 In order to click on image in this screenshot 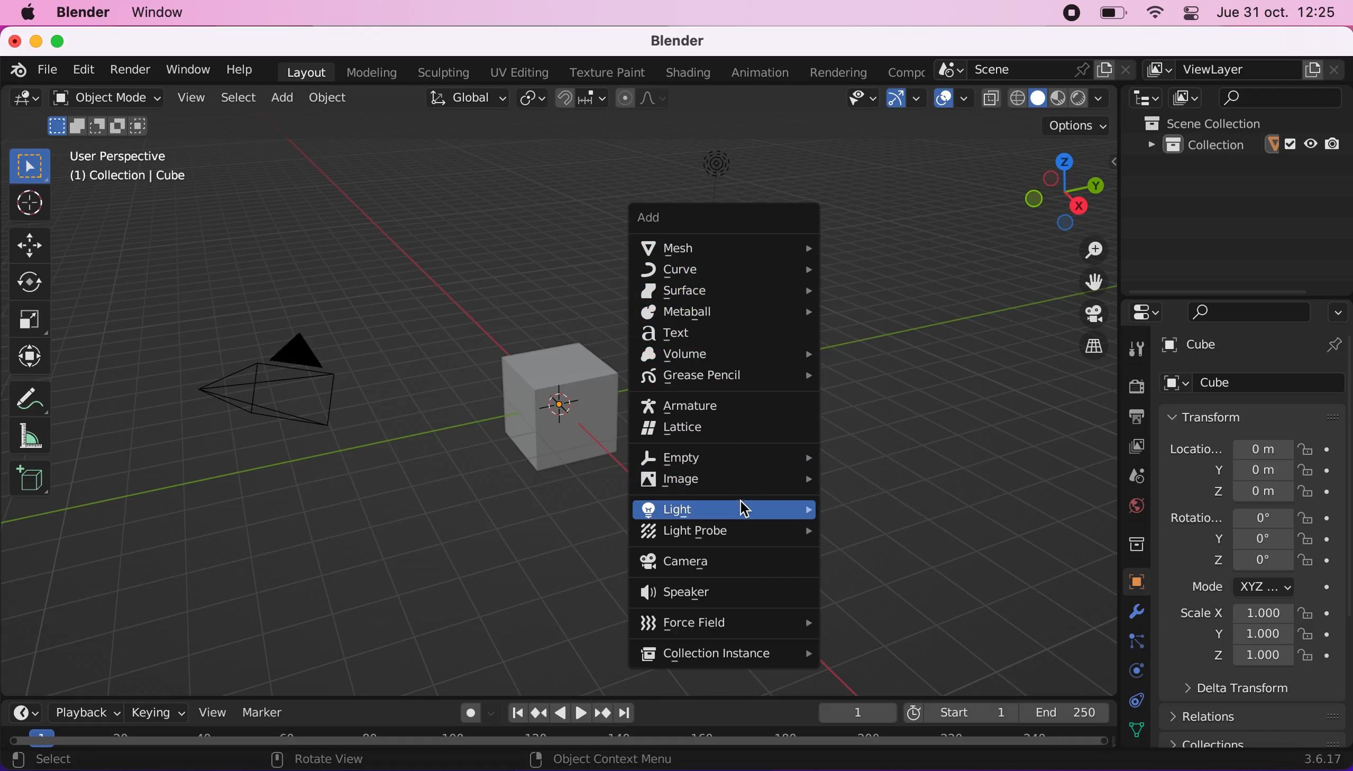, I will do `click(727, 479)`.